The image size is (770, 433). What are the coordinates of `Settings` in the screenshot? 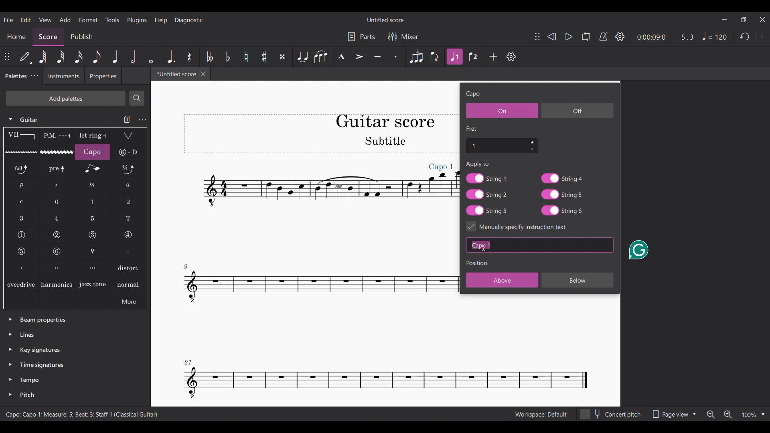 It's located at (620, 36).